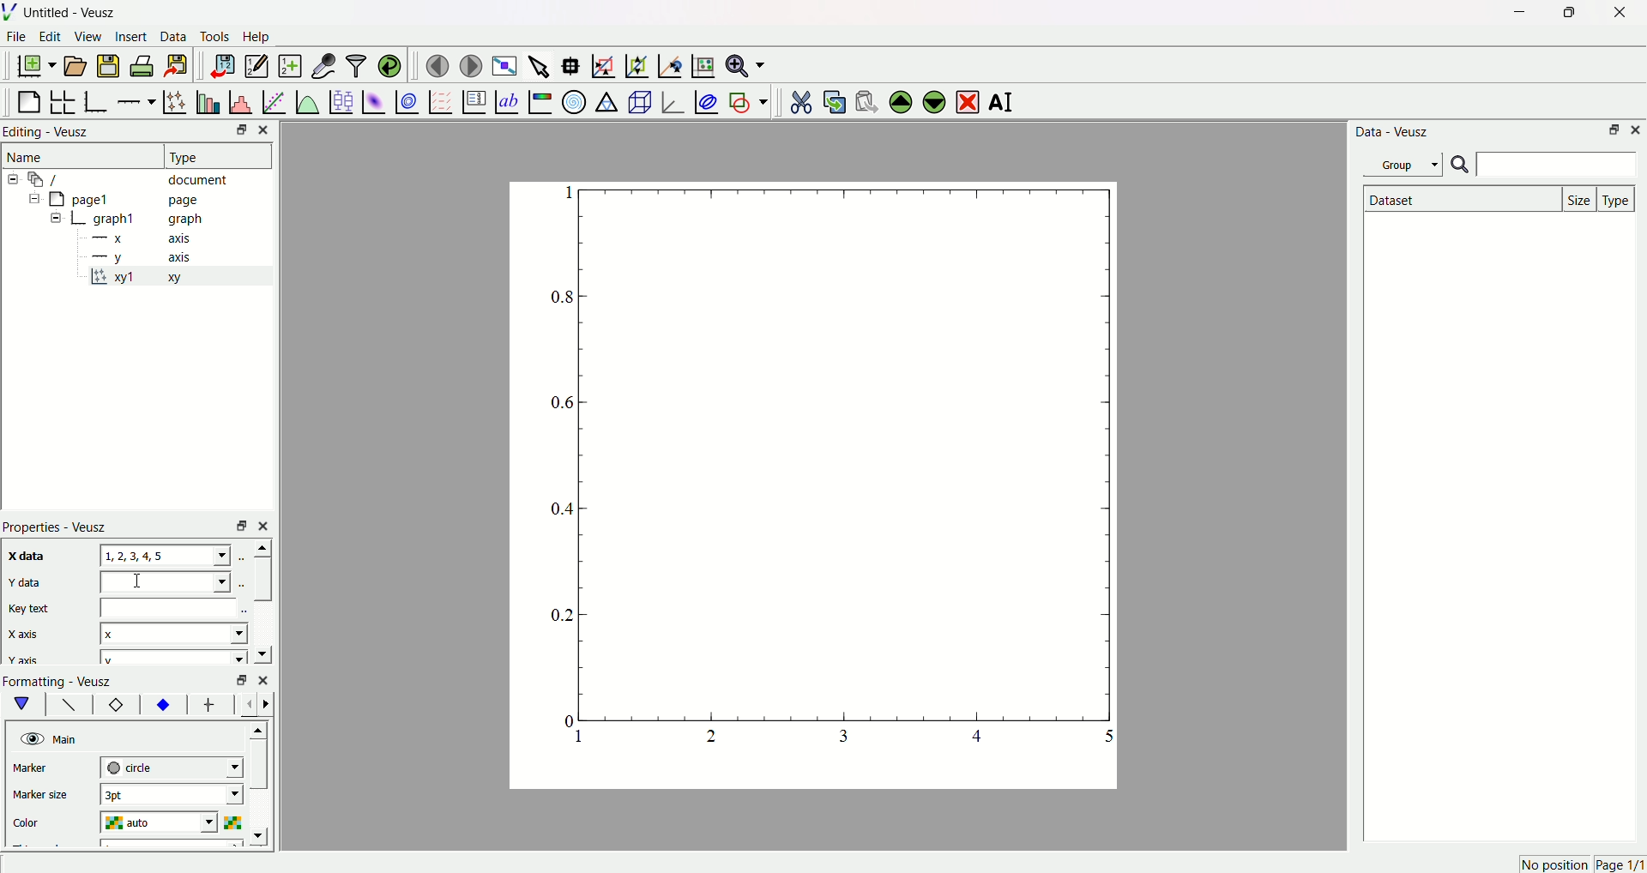  I want to click on add a shape , so click(747, 101).